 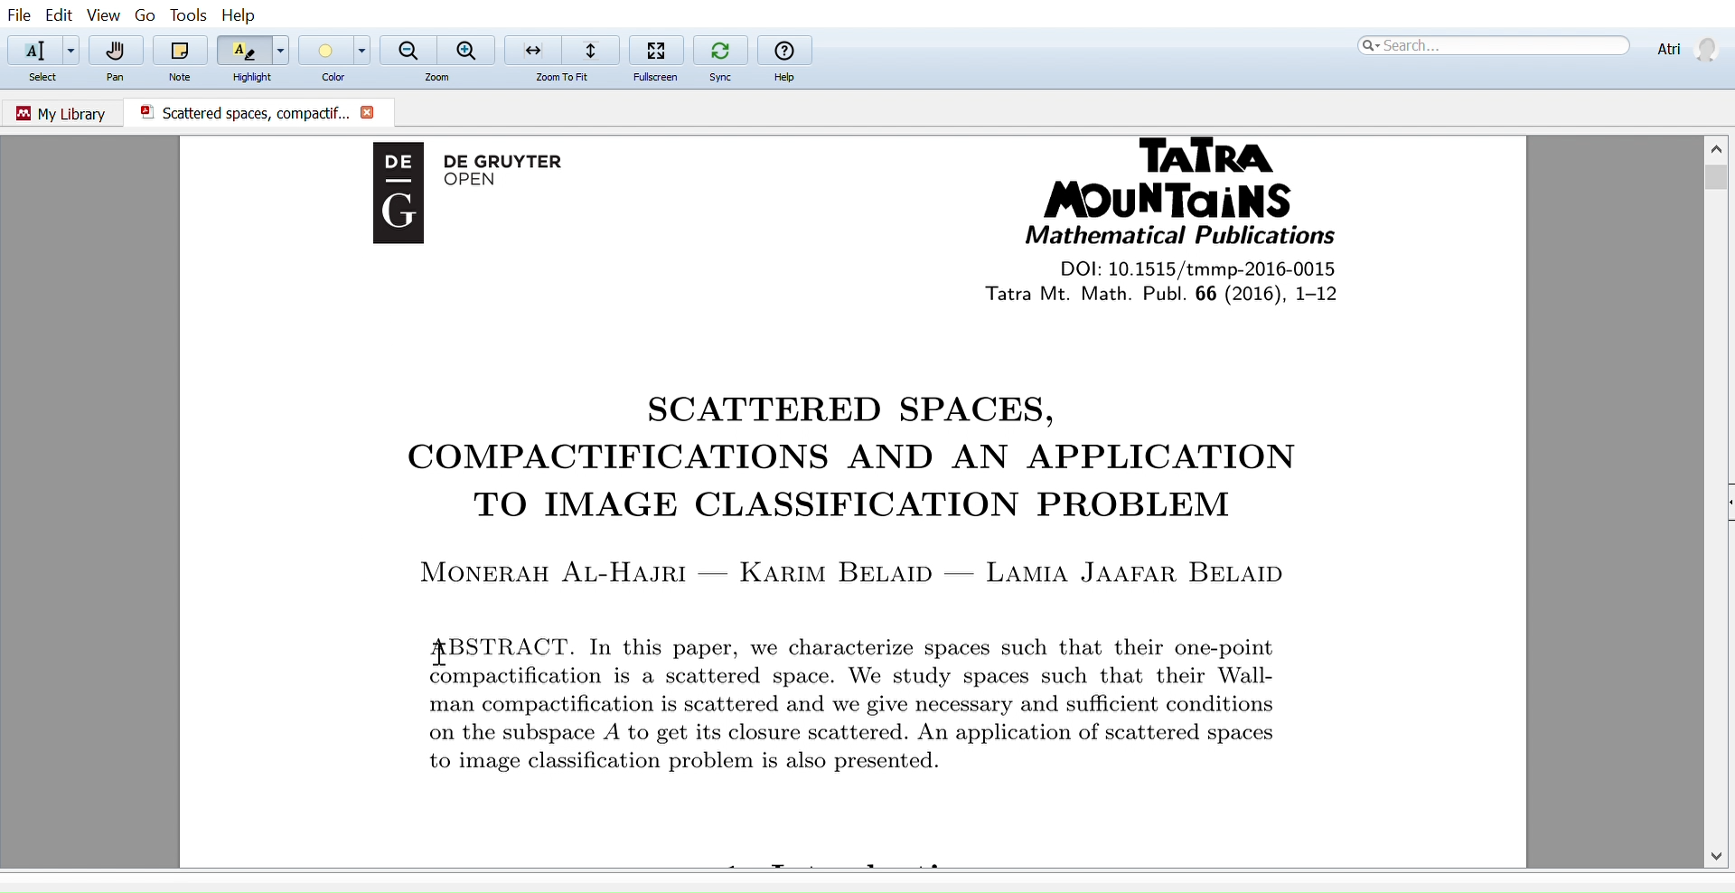 I want to click on Go to my library, so click(x=63, y=111).